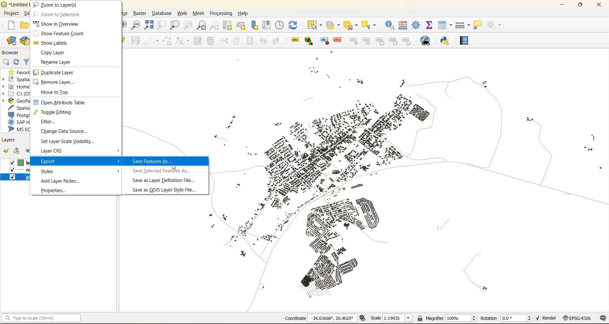  Describe the element at coordinates (175, 25) in the screenshot. I see `zoom layer` at that location.